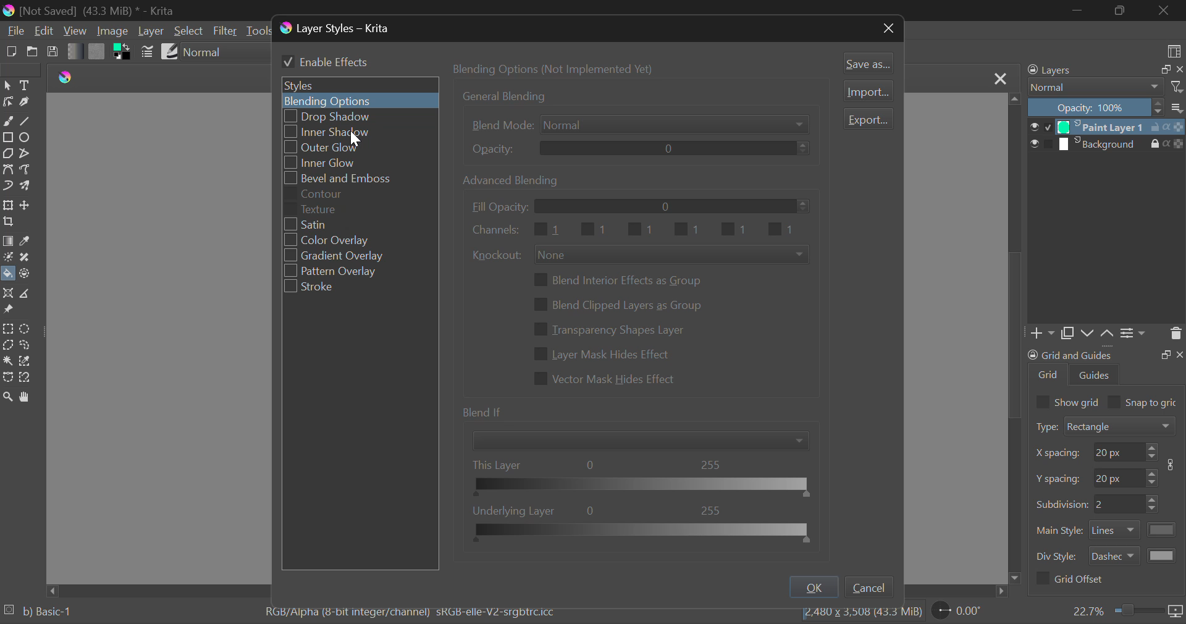  What do you see at coordinates (999, 78) in the screenshot?
I see `Close` at bounding box center [999, 78].